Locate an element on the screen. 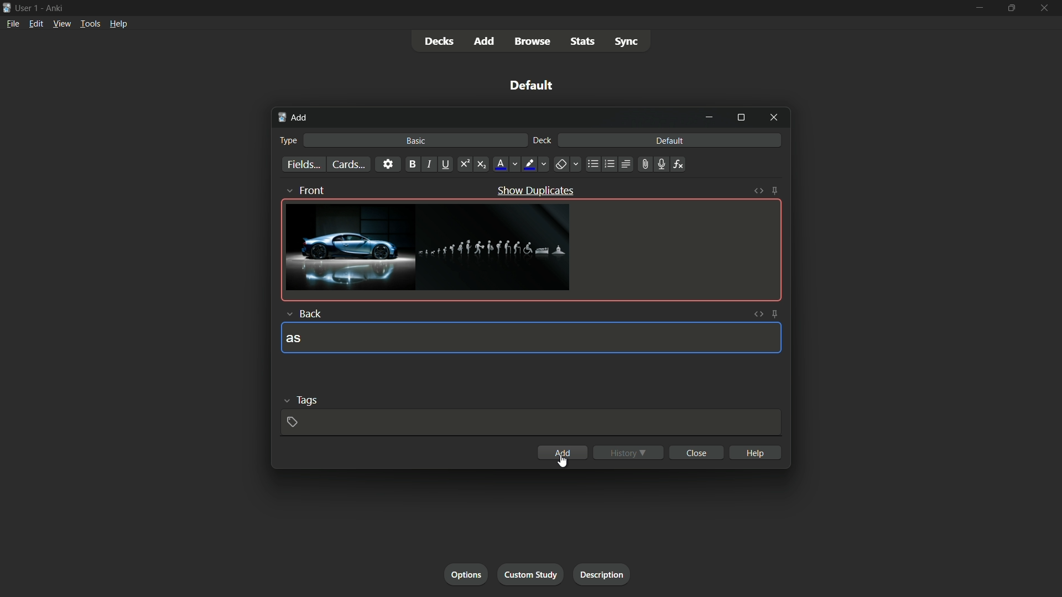  type is located at coordinates (289, 140).